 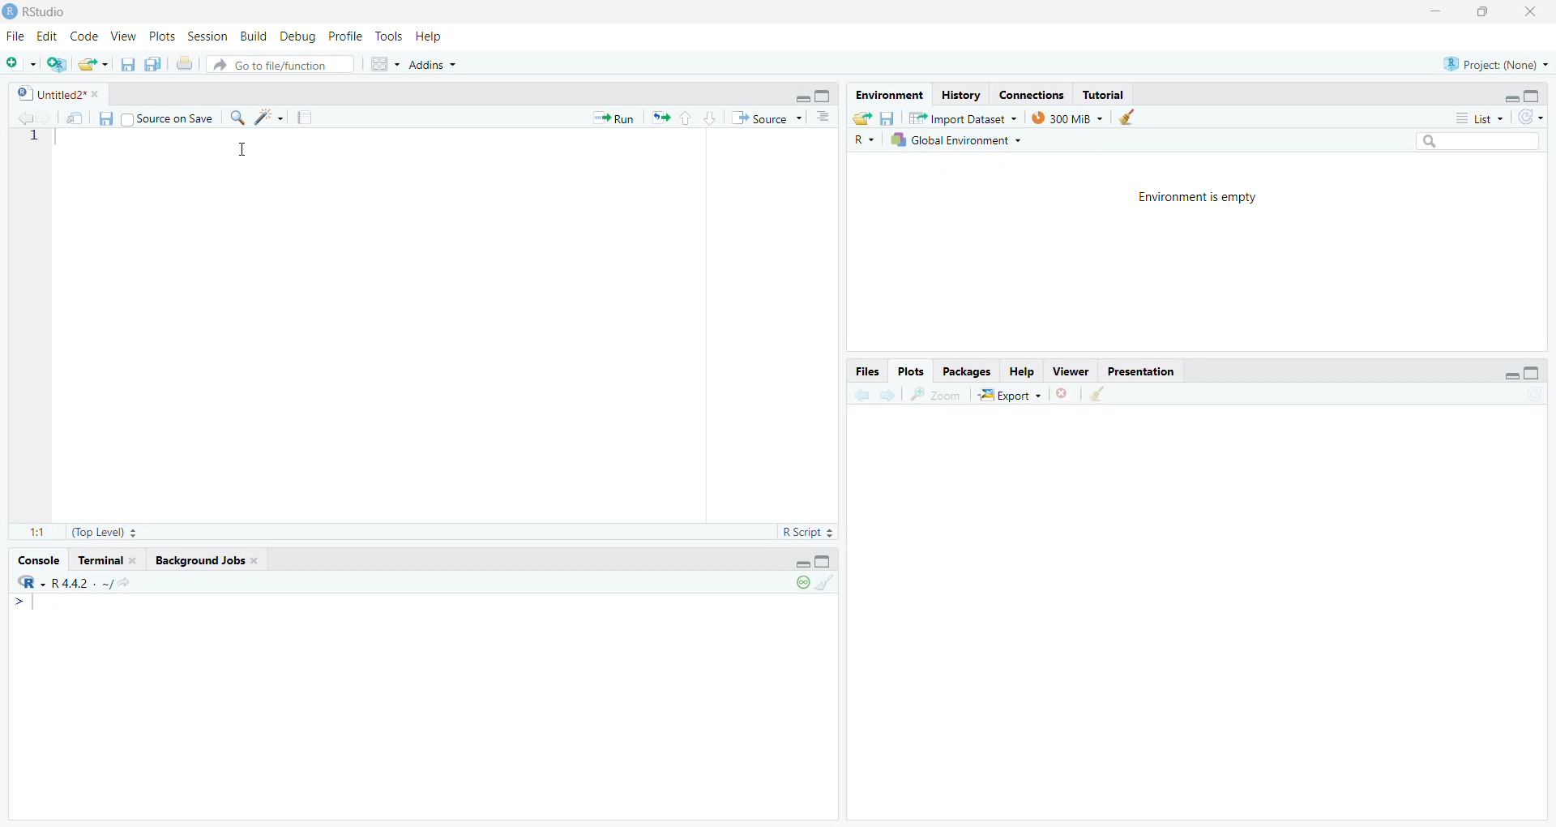 What do you see at coordinates (767, 119) in the screenshot?
I see `Source ` at bounding box center [767, 119].